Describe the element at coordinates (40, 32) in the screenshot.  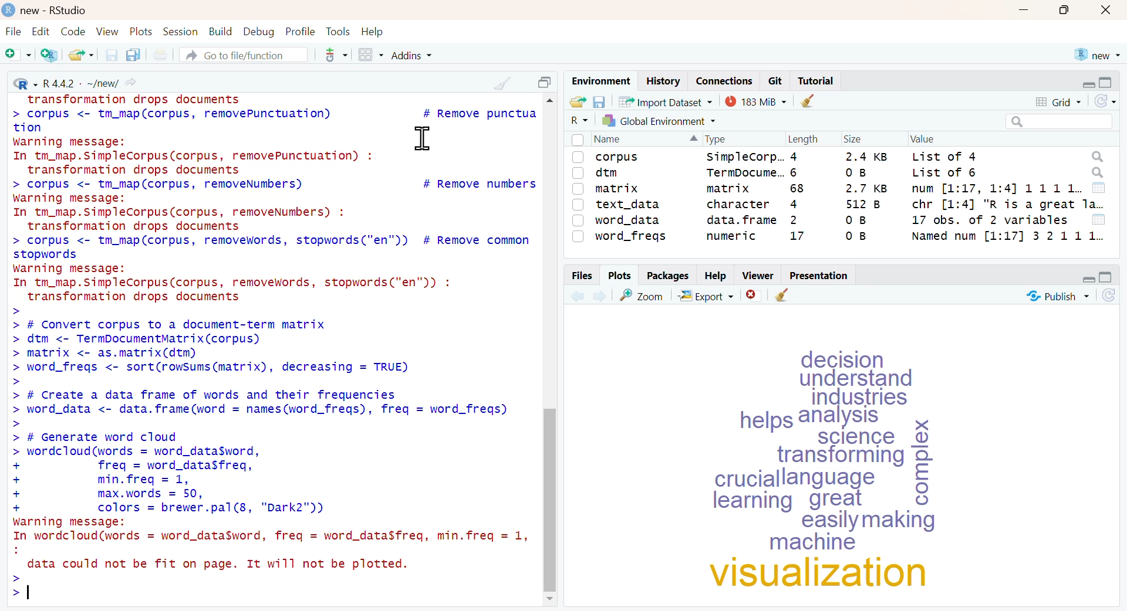
I see `Edit` at that location.